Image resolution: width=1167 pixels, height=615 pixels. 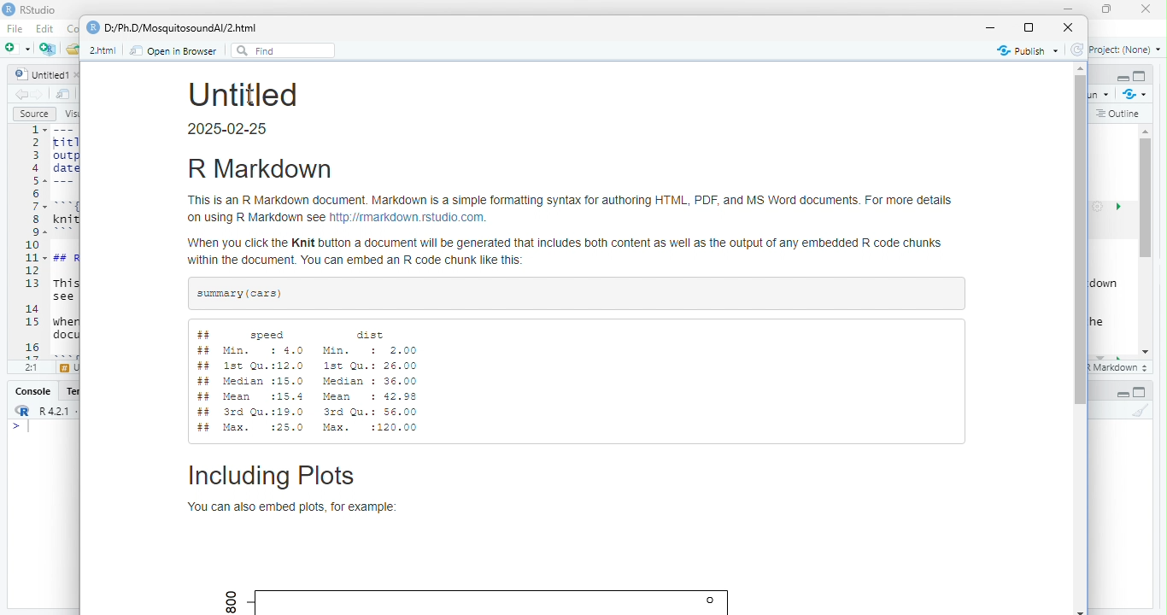 What do you see at coordinates (713, 600) in the screenshot?
I see `0` at bounding box center [713, 600].